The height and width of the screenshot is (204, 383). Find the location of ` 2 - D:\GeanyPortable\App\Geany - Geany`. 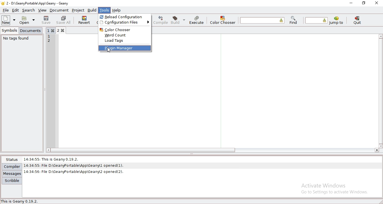

 2 - D:\GeanyPortable\App\Geany - Geany is located at coordinates (39, 3).